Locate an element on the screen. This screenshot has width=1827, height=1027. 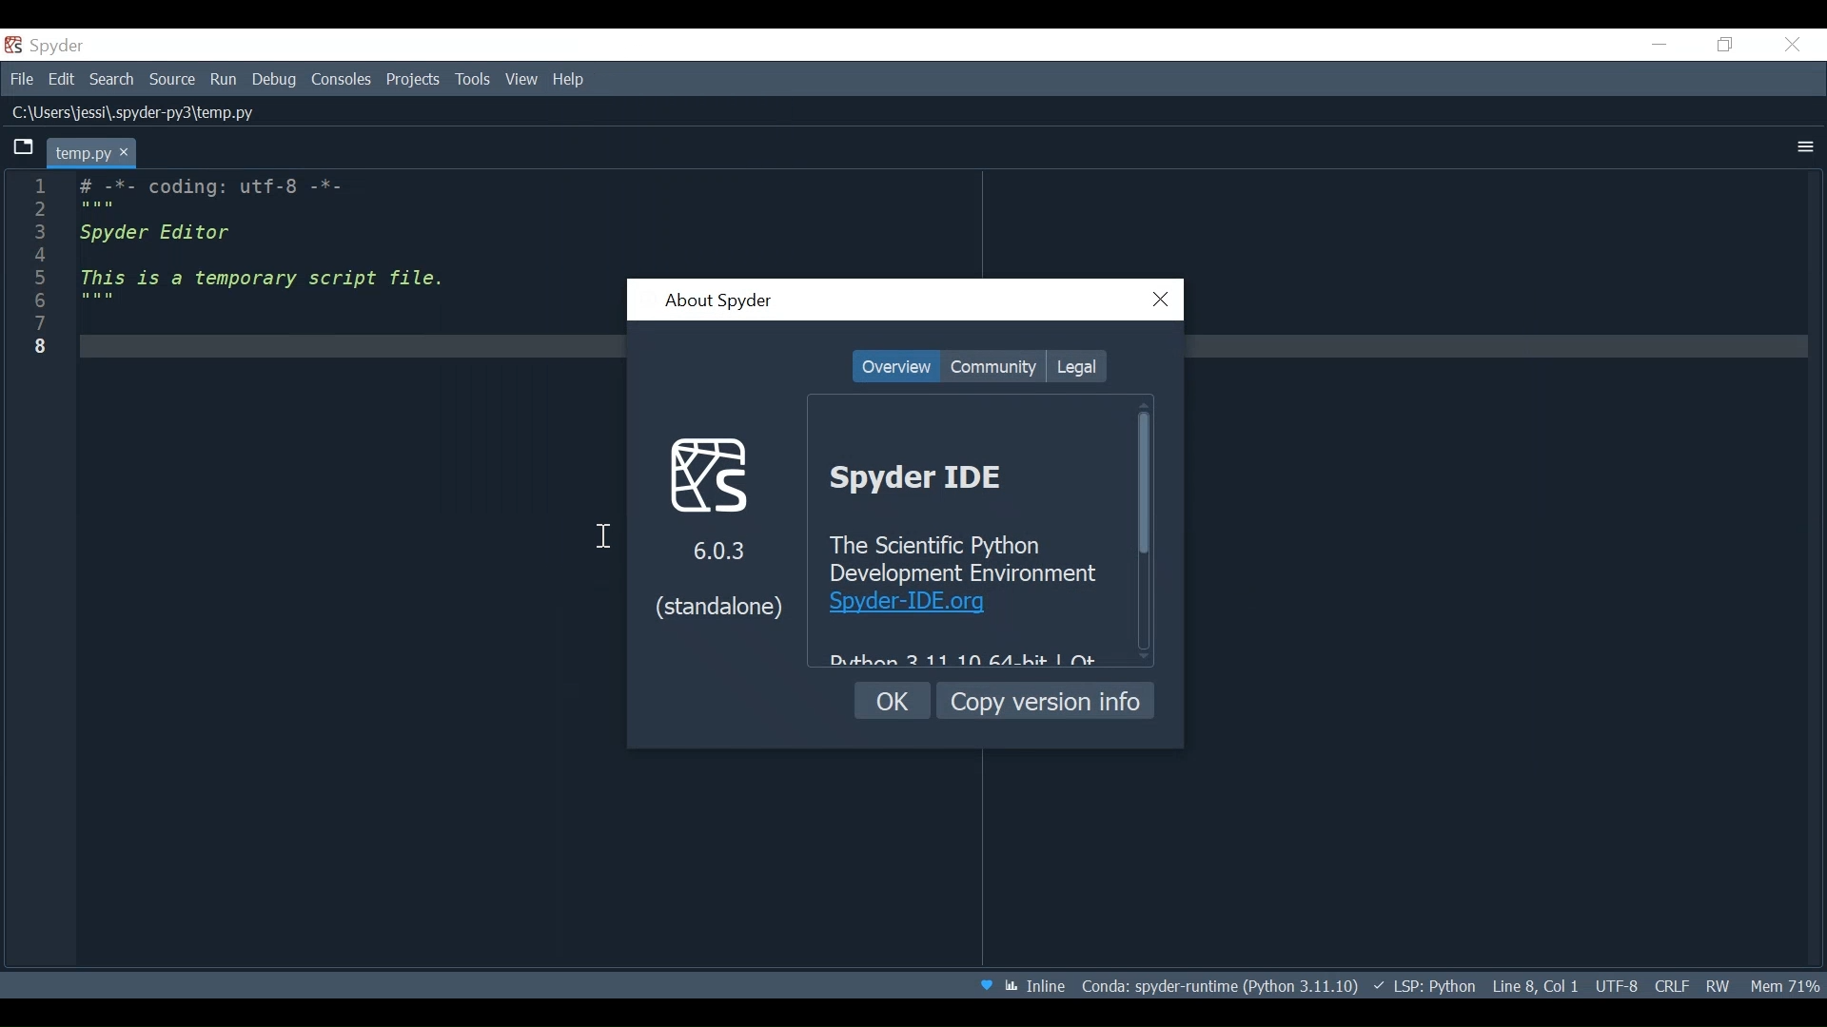
Memory Usage is located at coordinates (1784, 986).